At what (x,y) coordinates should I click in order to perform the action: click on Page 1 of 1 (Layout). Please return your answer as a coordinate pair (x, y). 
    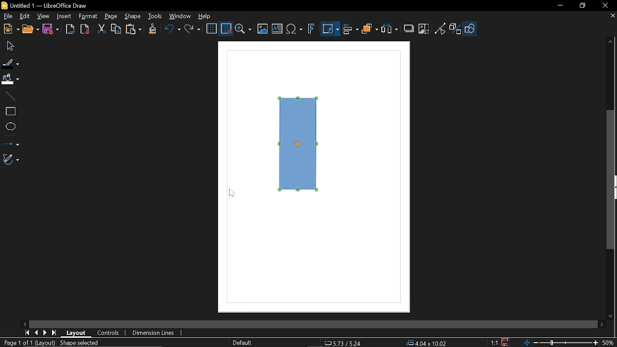
    Looking at the image, I should click on (29, 343).